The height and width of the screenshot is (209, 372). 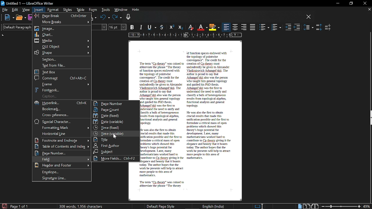 What do you see at coordinates (20, 206) in the screenshot?
I see `page 1 of 1` at bounding box center [20, 206].